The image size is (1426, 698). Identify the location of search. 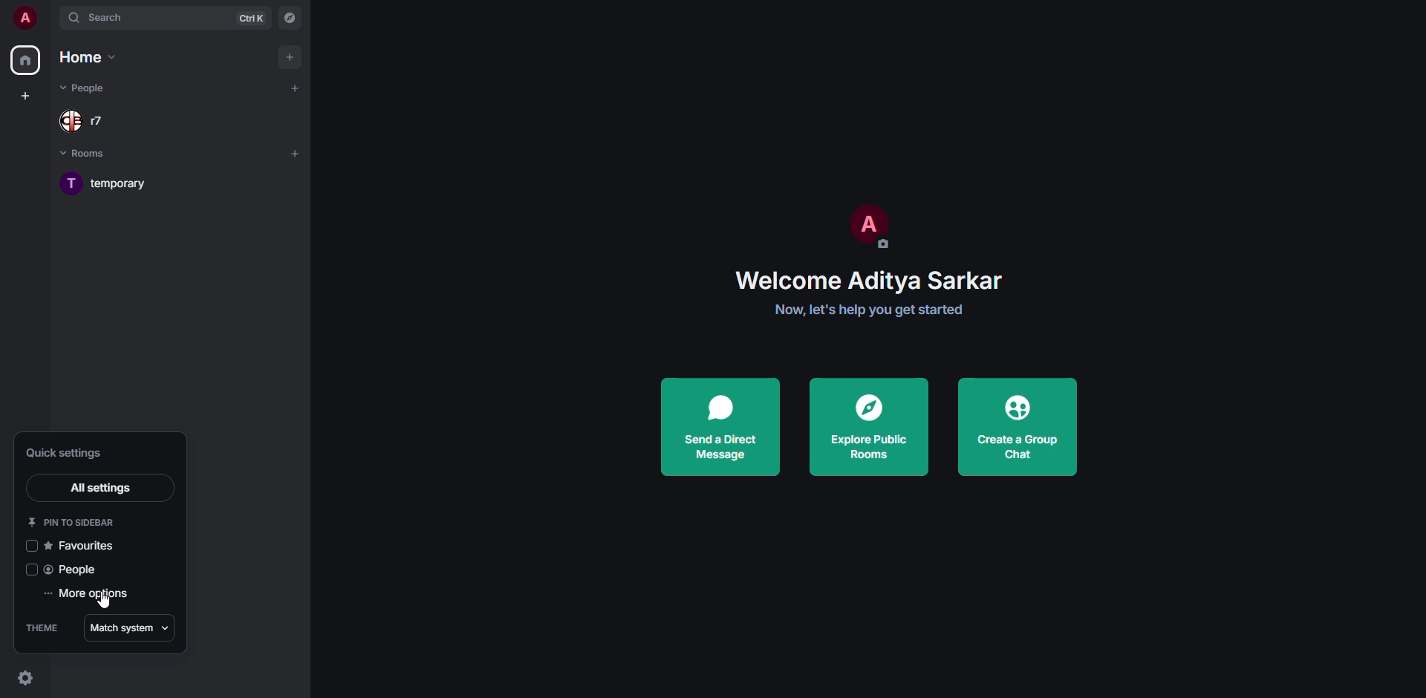
(108, 18).